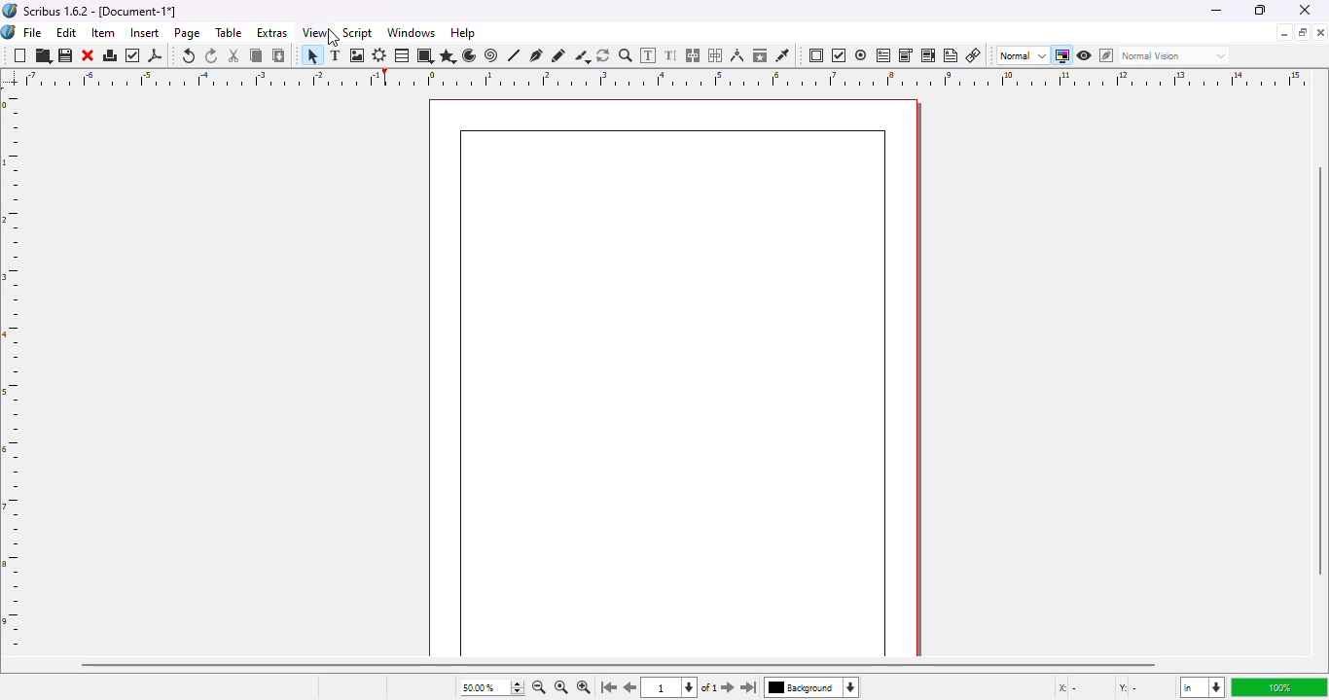 Image resolution: width=1329 pixels, height=700 pixels. I want to click on 50.00%, so click(474, 687).